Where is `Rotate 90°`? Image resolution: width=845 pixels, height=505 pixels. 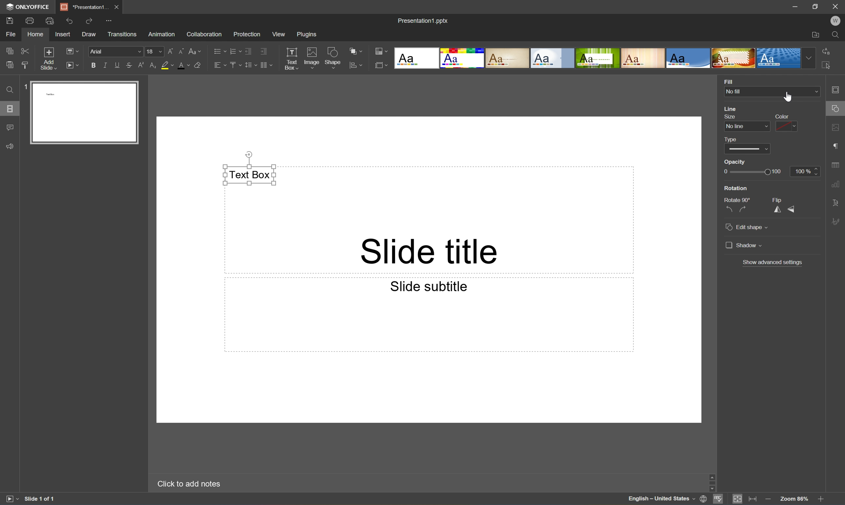
Rotate 90° is located at coordinates (737, 199).